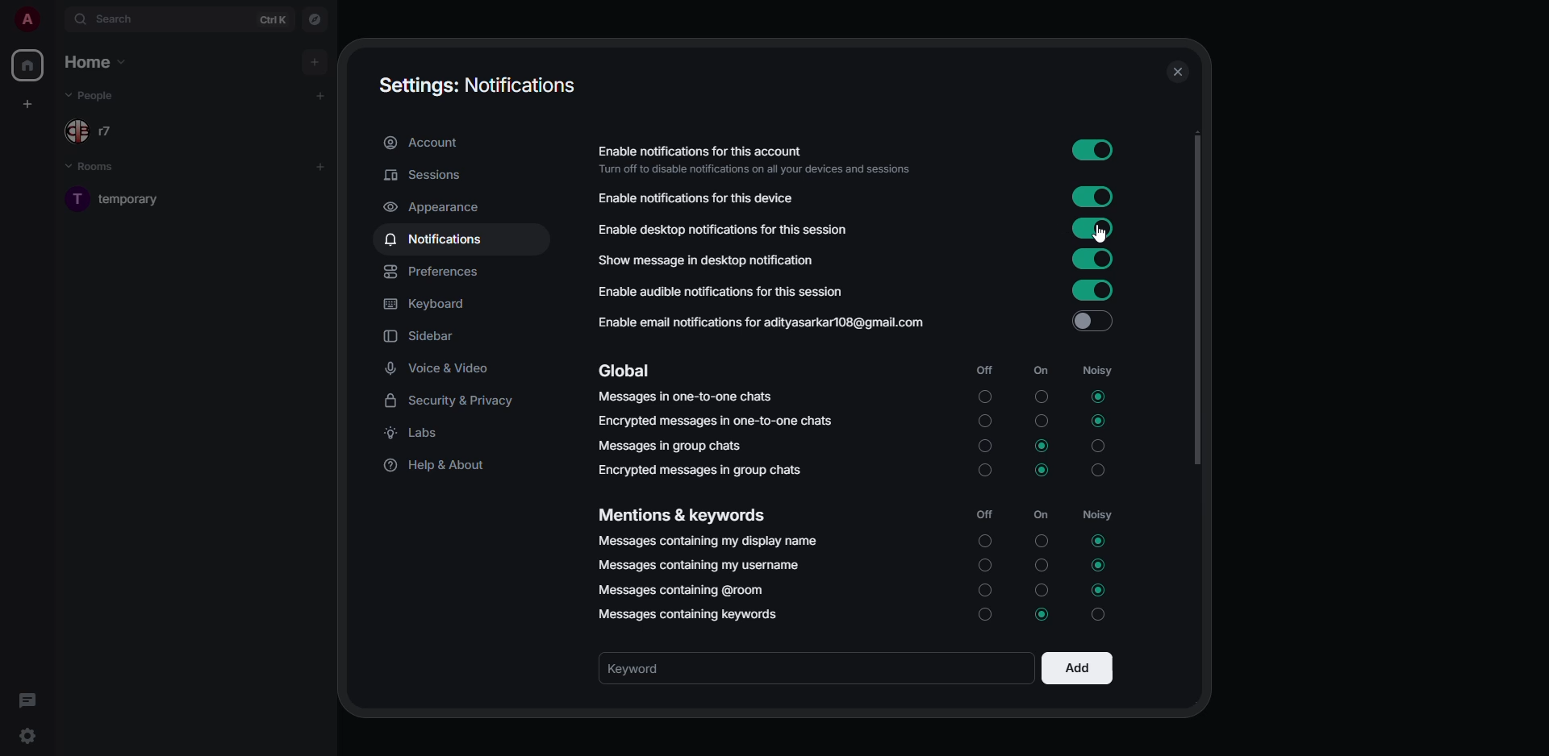 Image resolution: width=1549 pixels, height=756 pixels. Describe the element at coordinates (983, 371) in the screenshot. I see `off` at that location.